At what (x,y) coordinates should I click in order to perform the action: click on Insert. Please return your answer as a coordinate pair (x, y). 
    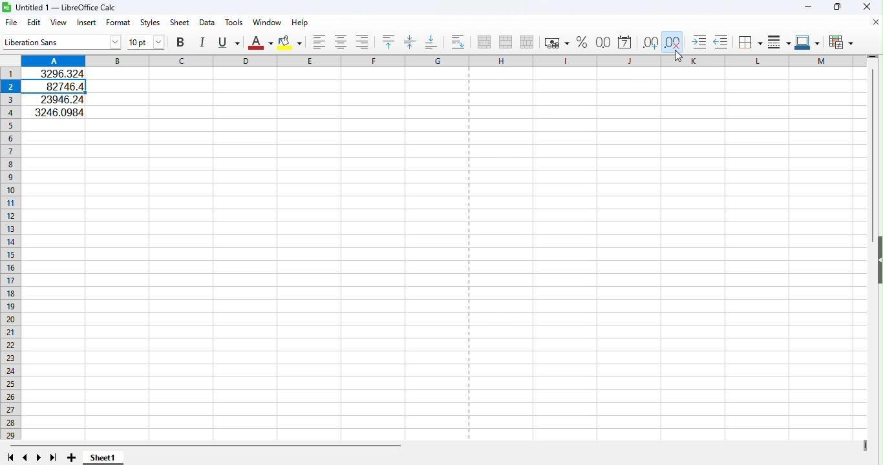
    Looking at the image, I should click on (88, 23).